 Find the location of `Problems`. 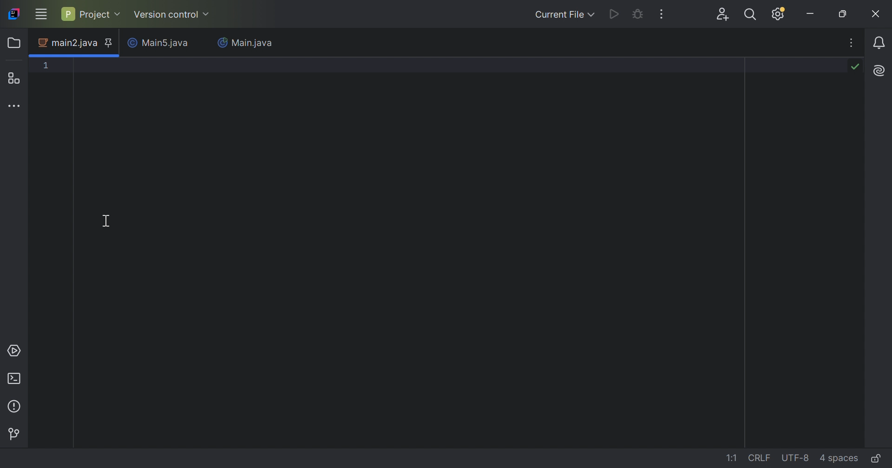

Problems is located at coordinates (16, 407).